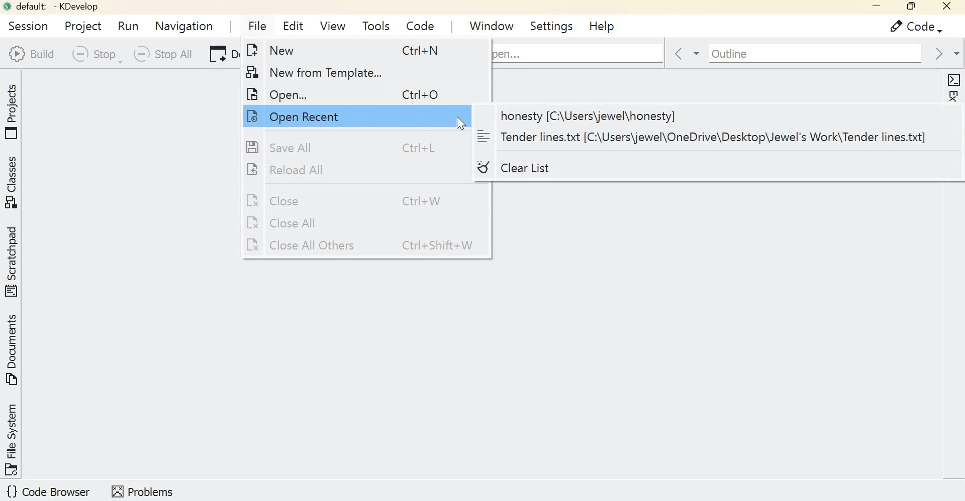 This screenshot has height=501, width=965. What do you see at coordinates (185, 26) in the screenshot?
I see `Navigation` at bounding box center [185, 26].